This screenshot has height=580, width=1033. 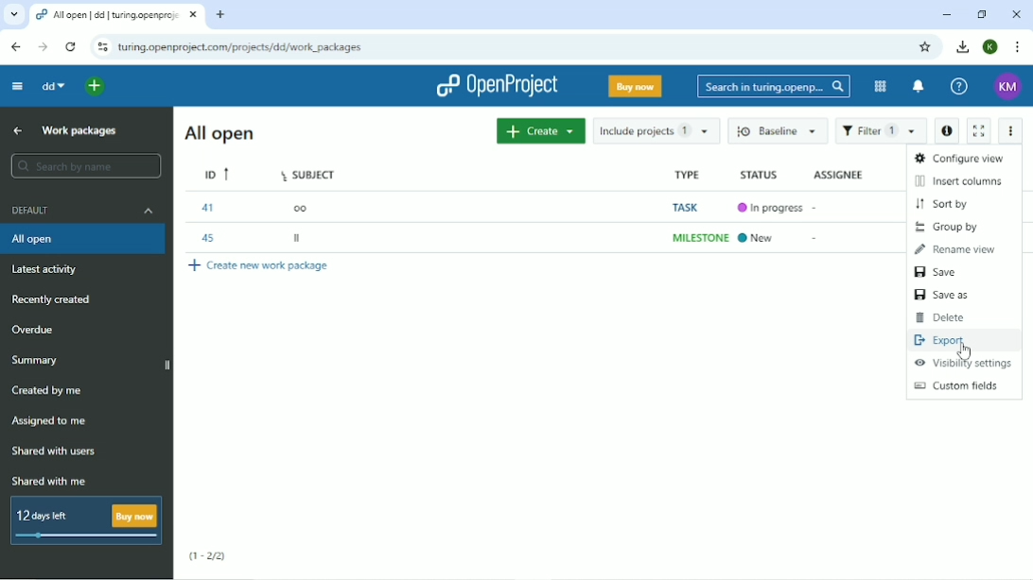 What do you see at coordinates (51, 482) in the screenshot?
I see `Shared with me` at bounding box center [51, 482].